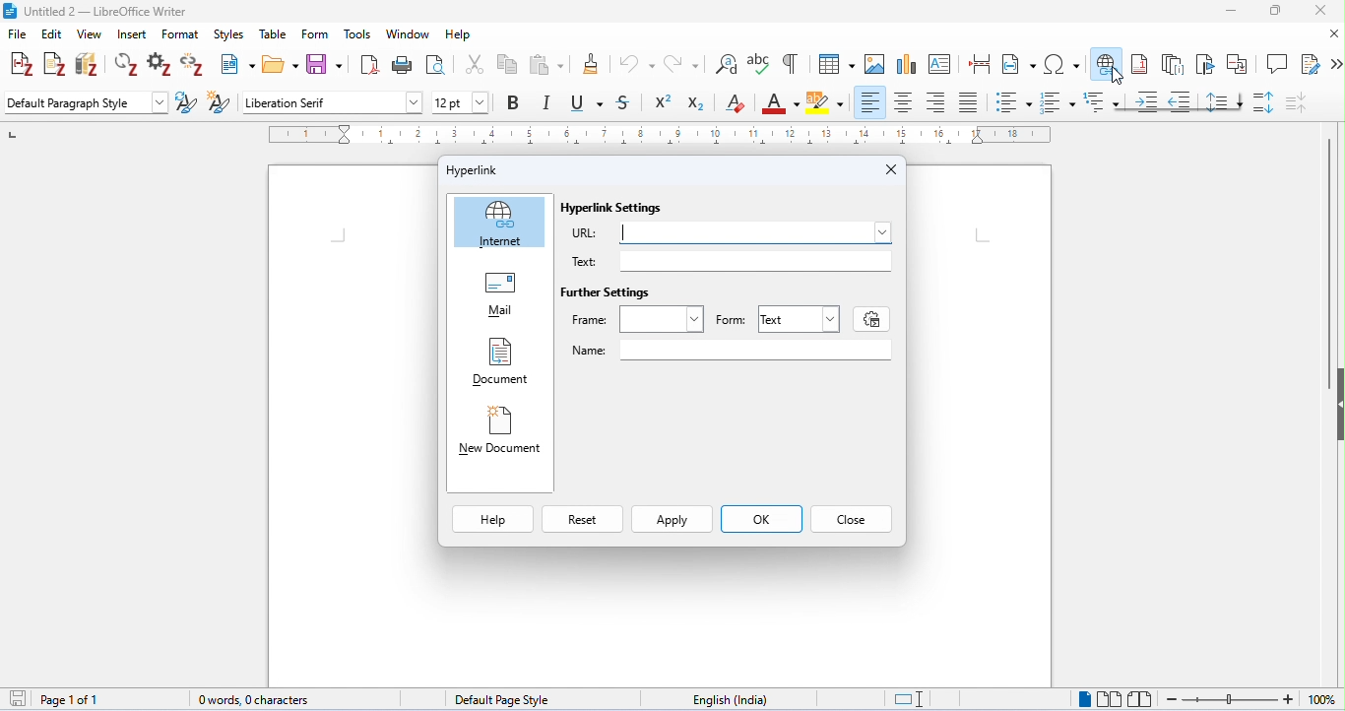  Describe the element at coordinates (675, 519) in the screenshot. I see `Apply` at that location.